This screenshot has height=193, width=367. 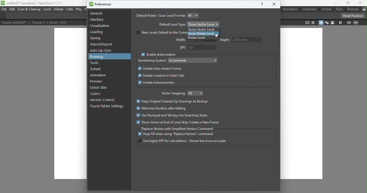 I want to click on Xsheet, so click(x=326, y=9).